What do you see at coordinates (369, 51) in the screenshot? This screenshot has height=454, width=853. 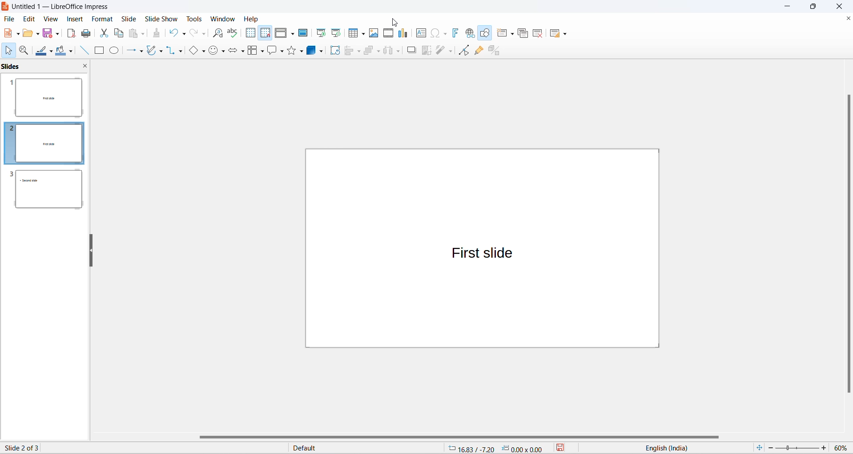 I see `arrange` at bounding box center [369, 51].